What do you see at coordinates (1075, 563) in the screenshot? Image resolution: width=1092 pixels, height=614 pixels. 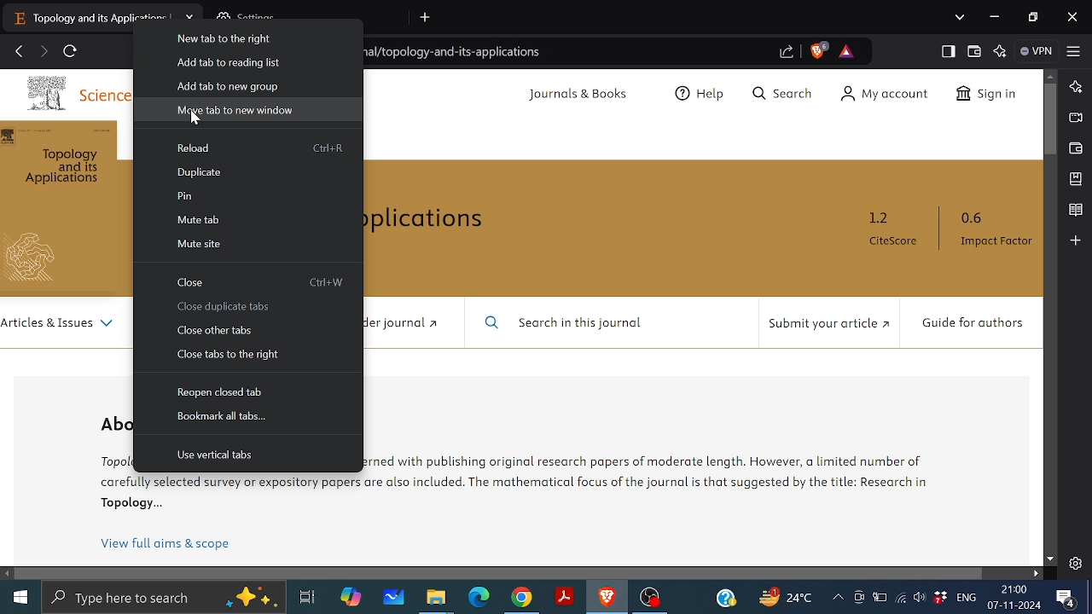 I see `Settings` at bounding box center [1075, 563].